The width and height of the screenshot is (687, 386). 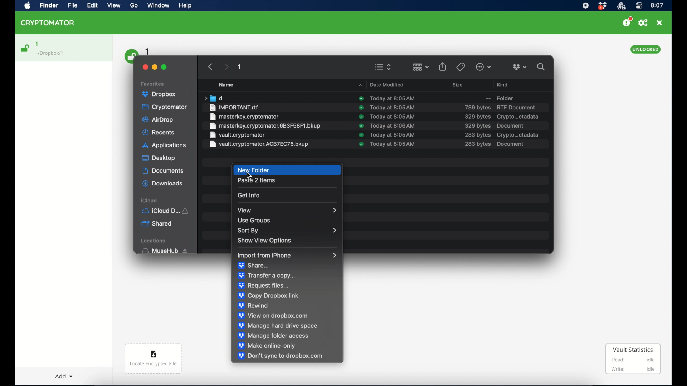 What do you see at coordinates (155, 66) in the screenshot?
I see `minimize` at bounding box center [155, 66].